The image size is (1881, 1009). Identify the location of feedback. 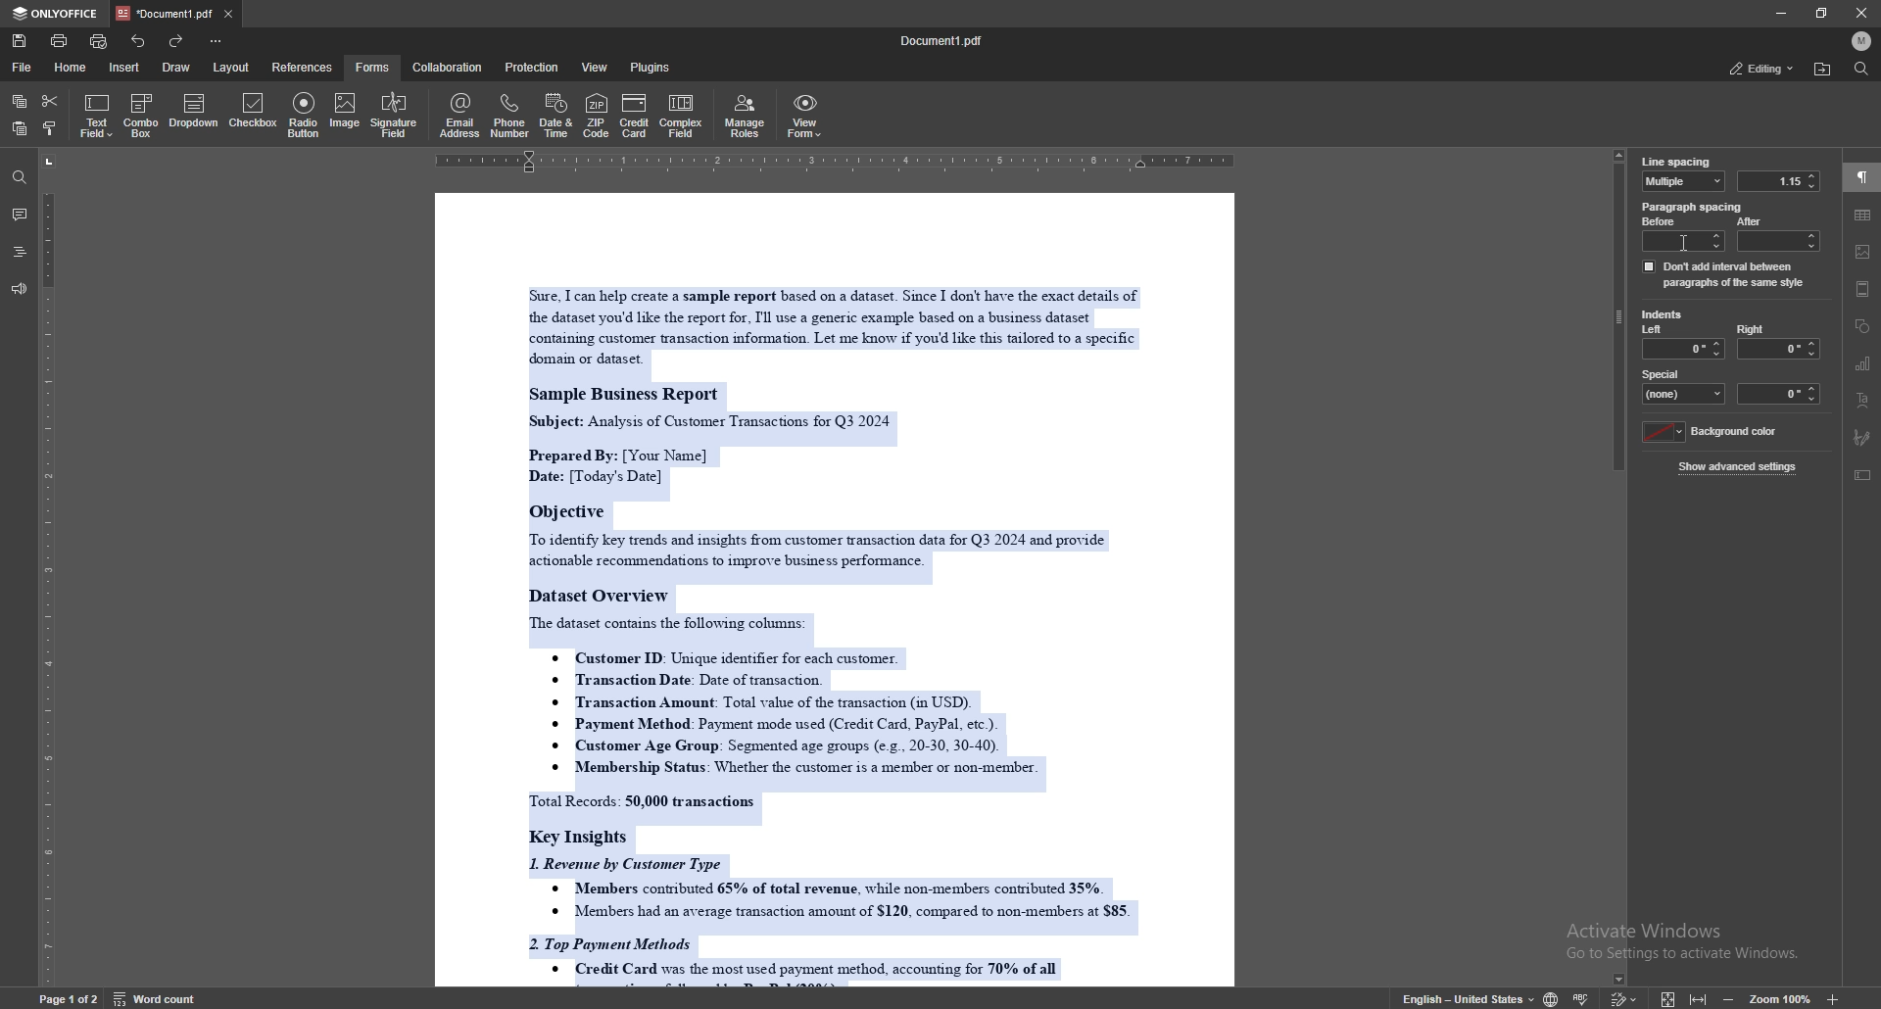
(19, 290).